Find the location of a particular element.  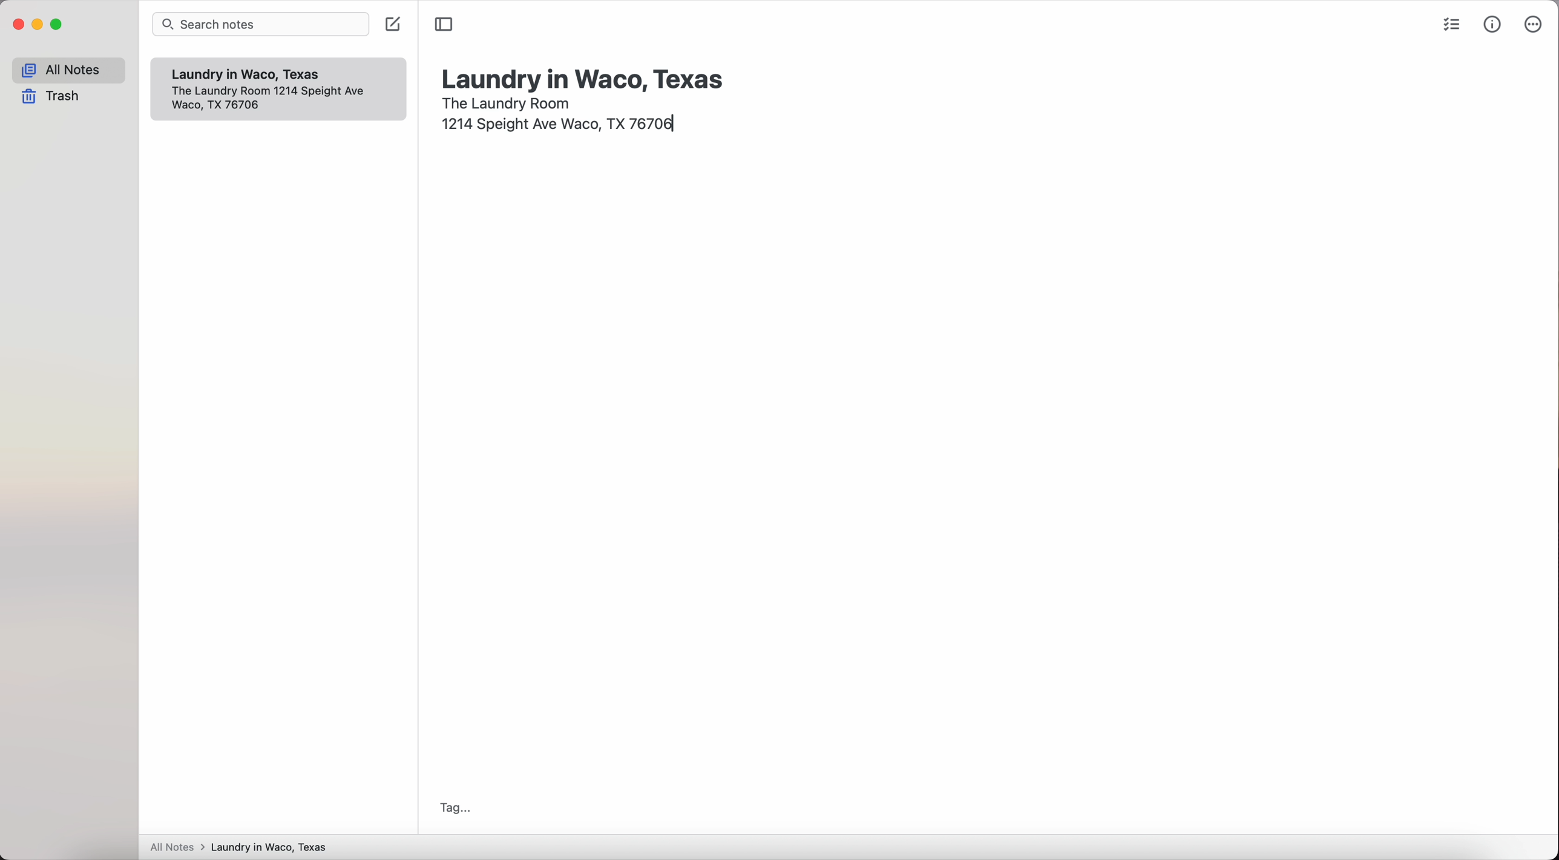

All notes > Laundry in Waco, Texas is located at coordinates (244, 848).